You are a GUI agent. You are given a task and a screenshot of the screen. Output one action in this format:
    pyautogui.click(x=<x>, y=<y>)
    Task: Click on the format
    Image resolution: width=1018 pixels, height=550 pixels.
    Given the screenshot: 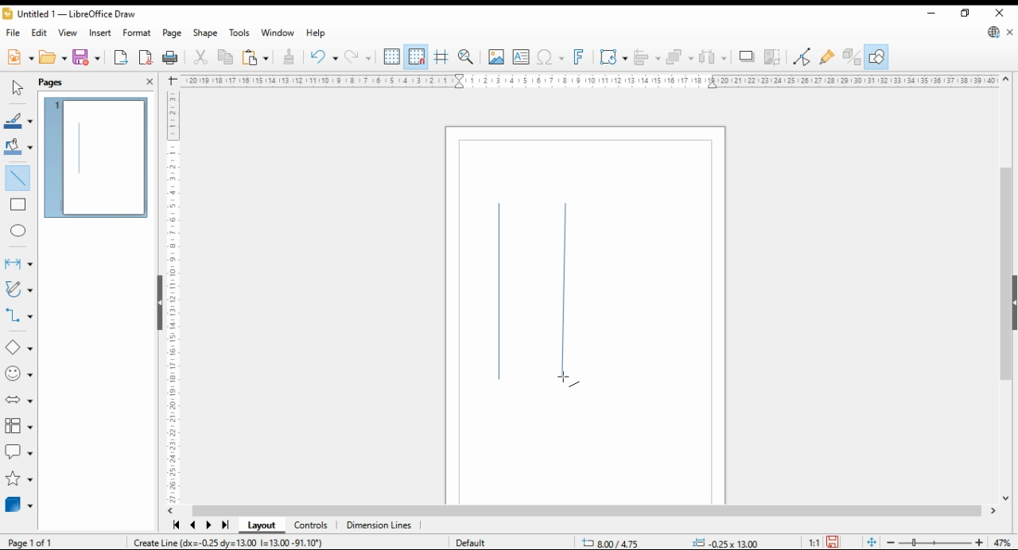 What is the action you would take?
    pyautogui.click(x=137, y=32)
    